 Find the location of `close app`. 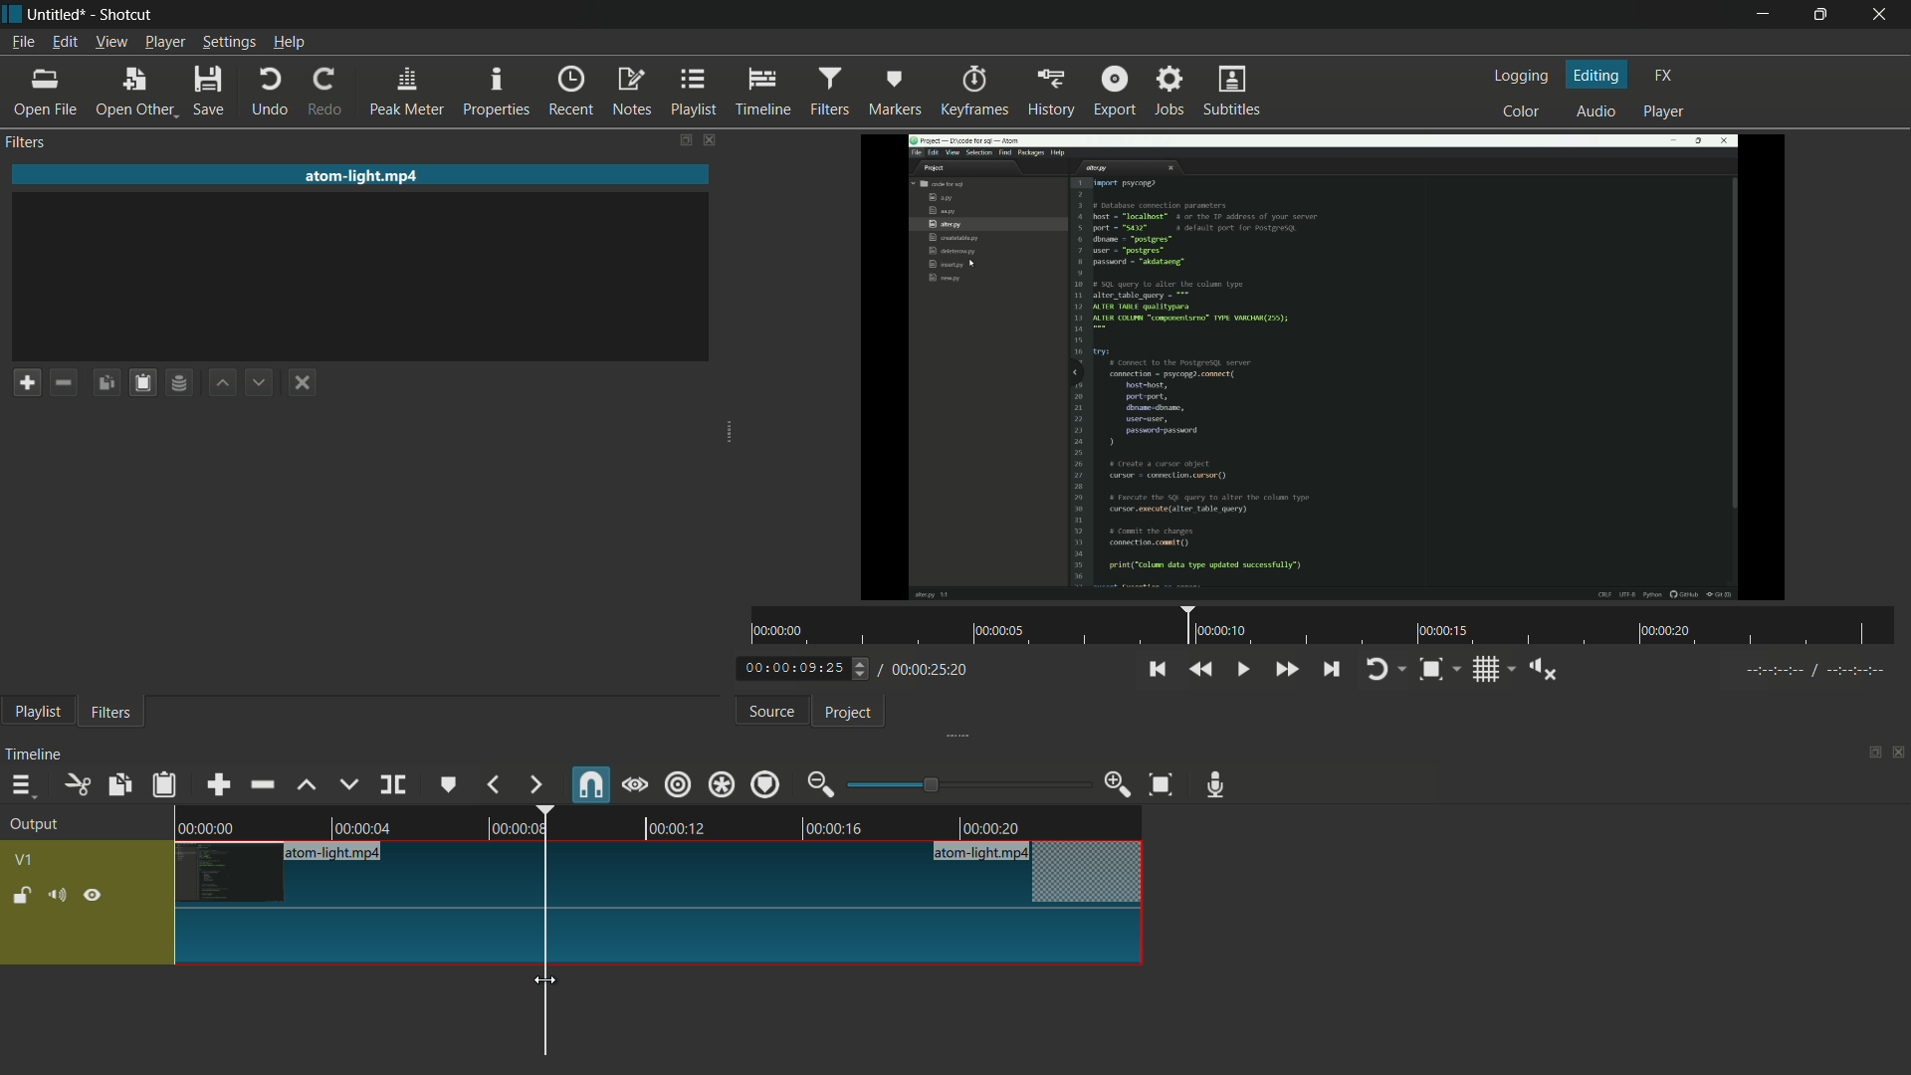

close app is located at coordinates (1886, 15).